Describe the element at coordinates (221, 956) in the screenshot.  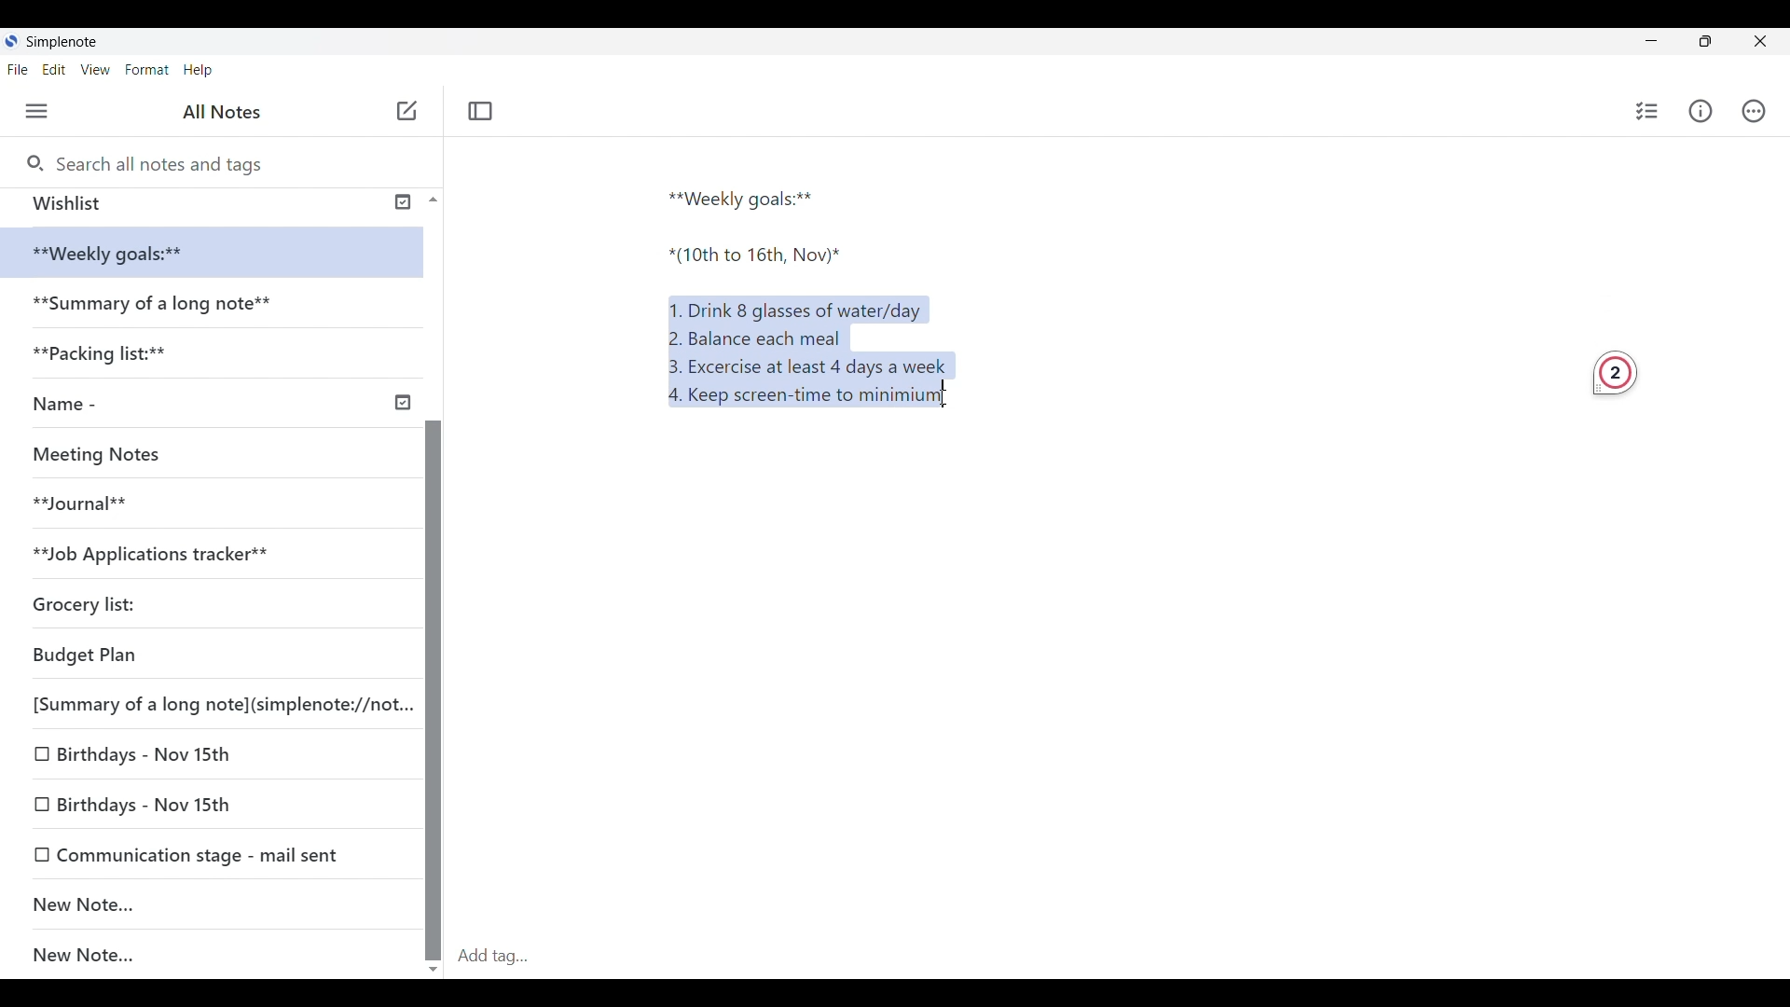
I see `New note...` at that location.